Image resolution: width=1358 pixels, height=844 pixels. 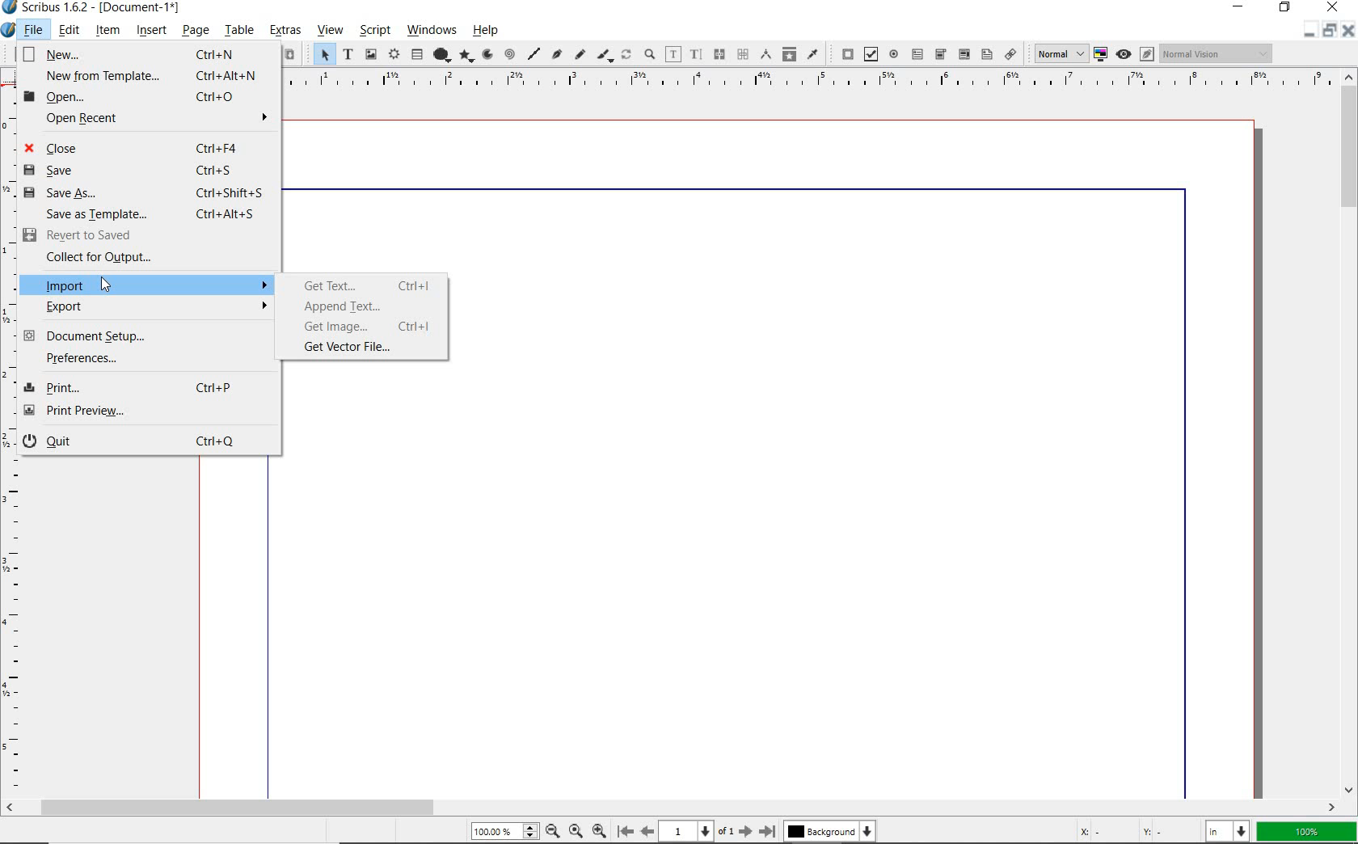 What do you see at coordinates (149, 213) in the screenshot?
I see `Save as Template... Ctrl+Alt+S` at bounding box center [149, 213].